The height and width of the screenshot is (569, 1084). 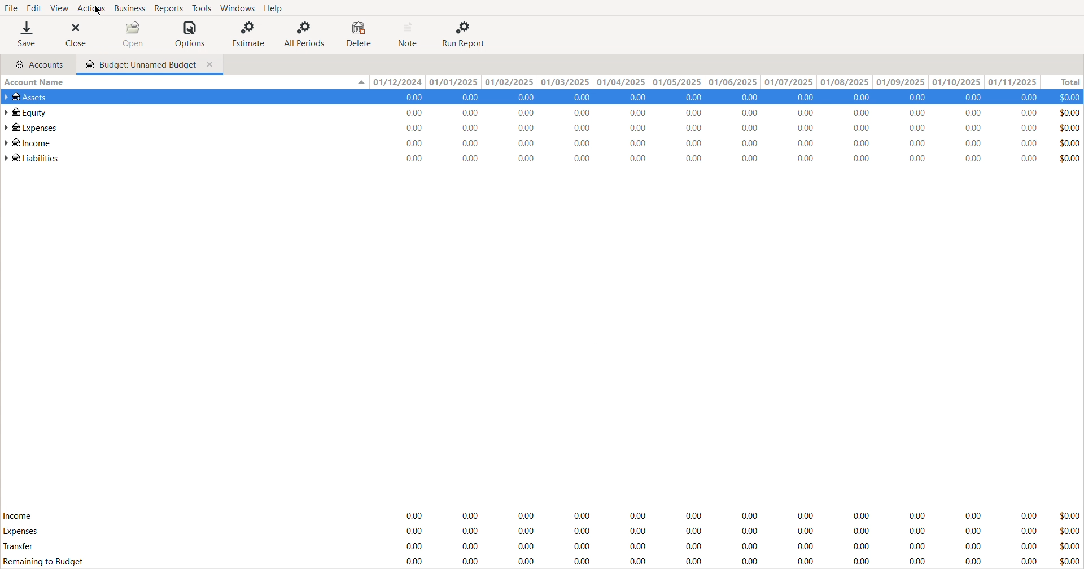 What do you see at coordinates (702, 82) in the screenshot?
I see `Dates` at bounding box center [702, 82].